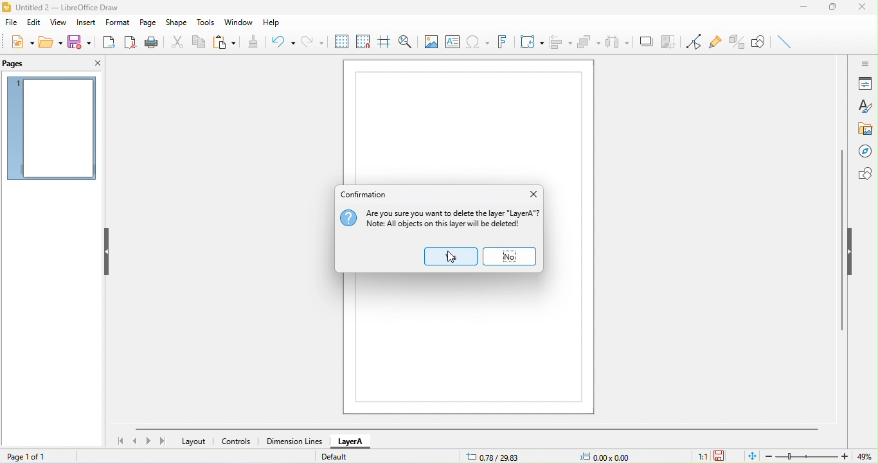  What do you see at coordinates (617, 40) in the screenshot?
I see `select at least three object to distribute` at bounding box center [617, 40].